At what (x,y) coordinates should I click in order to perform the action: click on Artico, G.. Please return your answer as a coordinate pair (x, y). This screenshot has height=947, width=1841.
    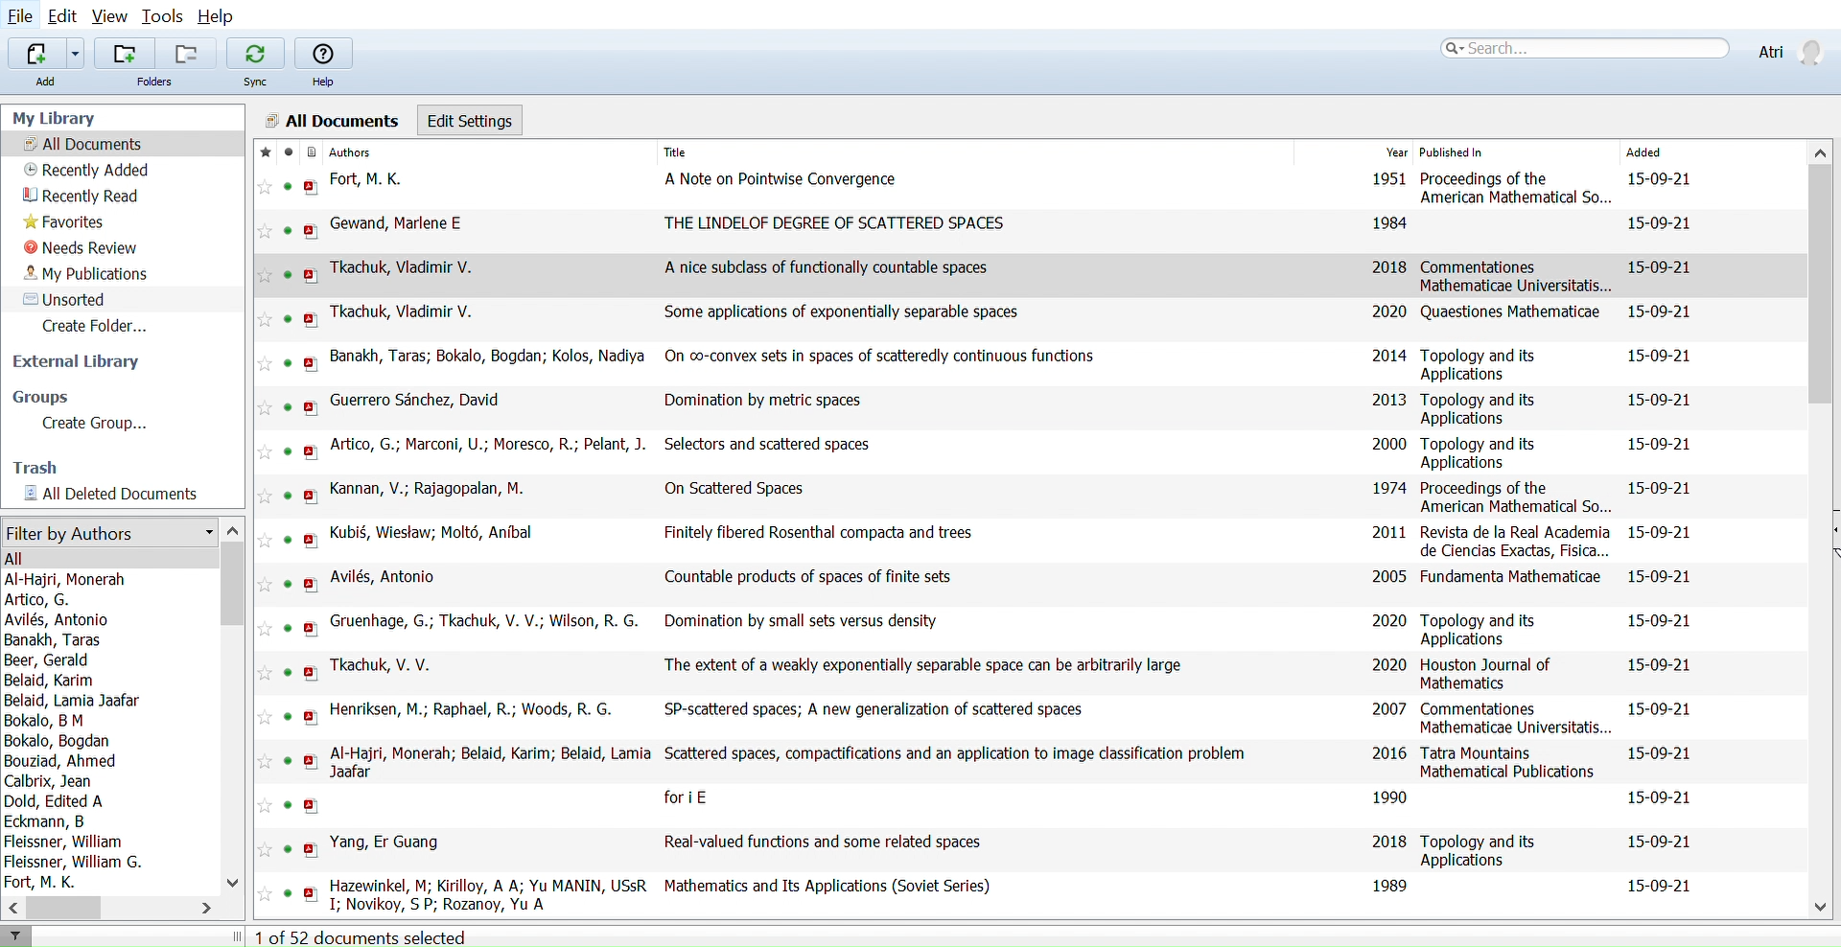
    Looking at the image, I should click on (39, 600).